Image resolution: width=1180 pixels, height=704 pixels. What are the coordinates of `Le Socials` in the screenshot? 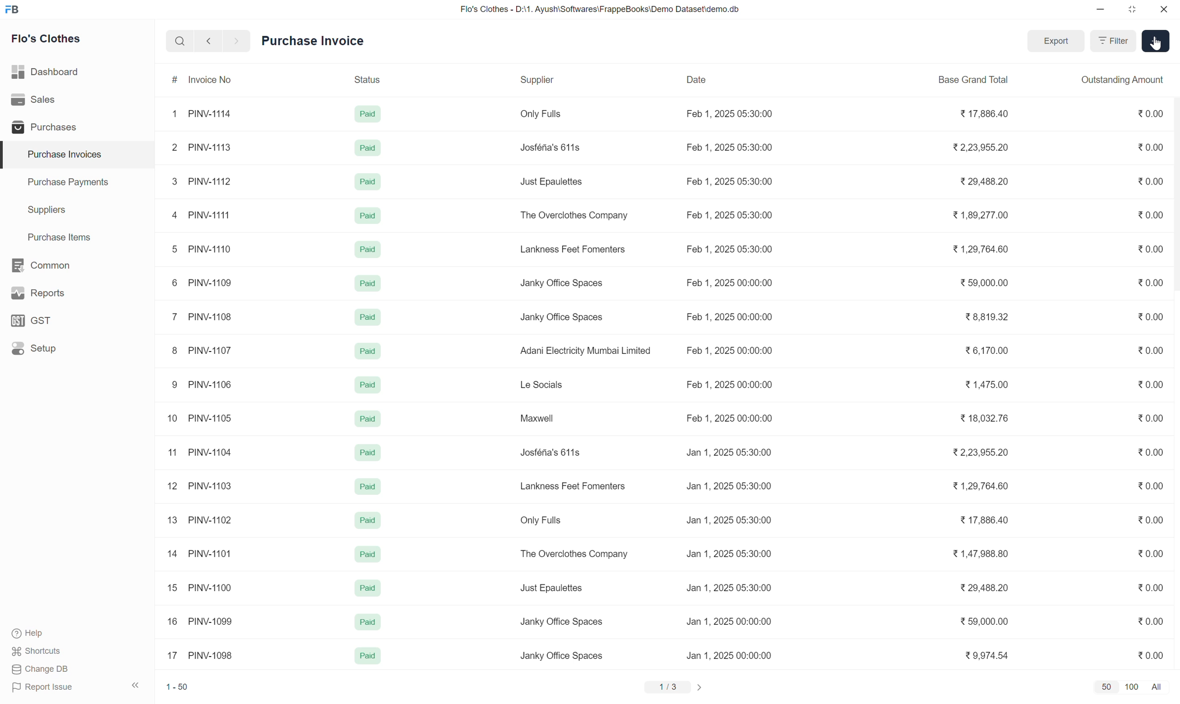 It's located at (544, 384).